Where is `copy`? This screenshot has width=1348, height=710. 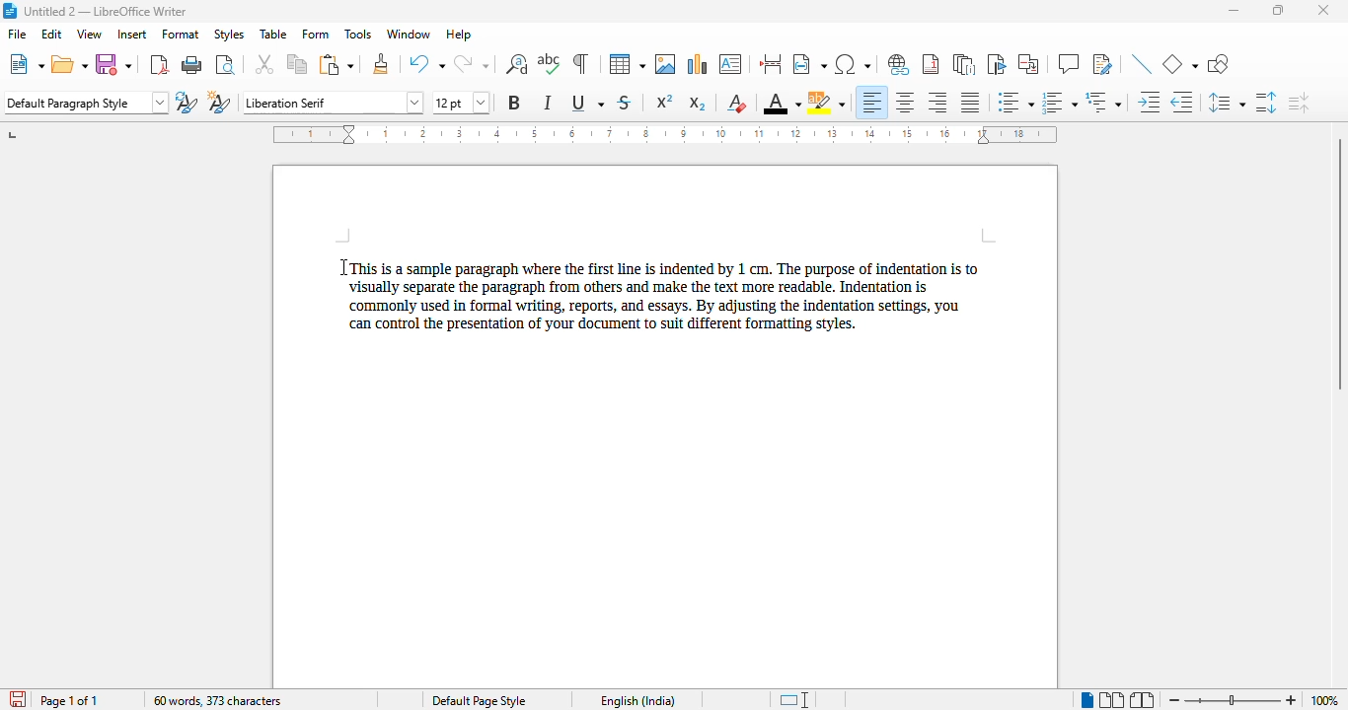
copy is located at coordinates (298, 64).